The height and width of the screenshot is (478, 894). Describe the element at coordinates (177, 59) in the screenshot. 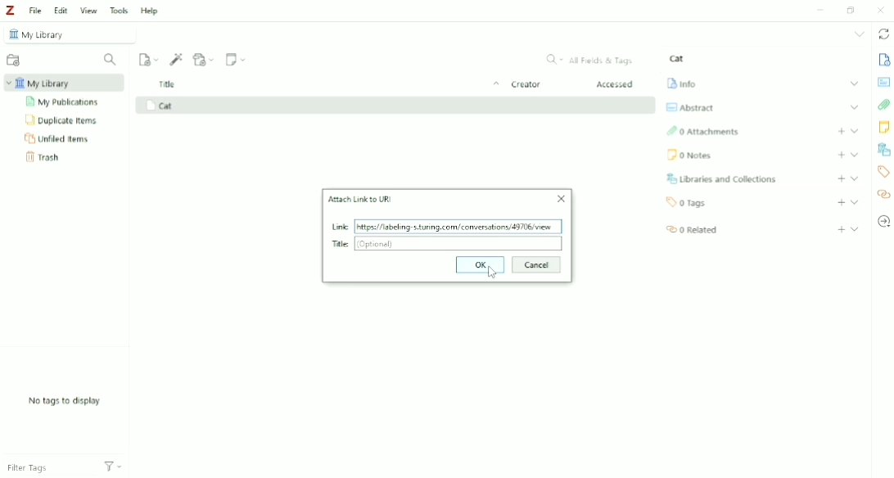

I see `Add Item (s) by Identifier` at that location.